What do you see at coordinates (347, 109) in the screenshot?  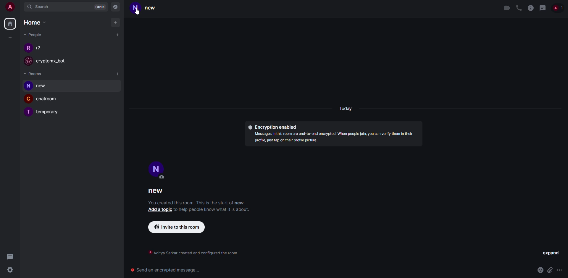 I see `day` at bounding box center [347, 109].